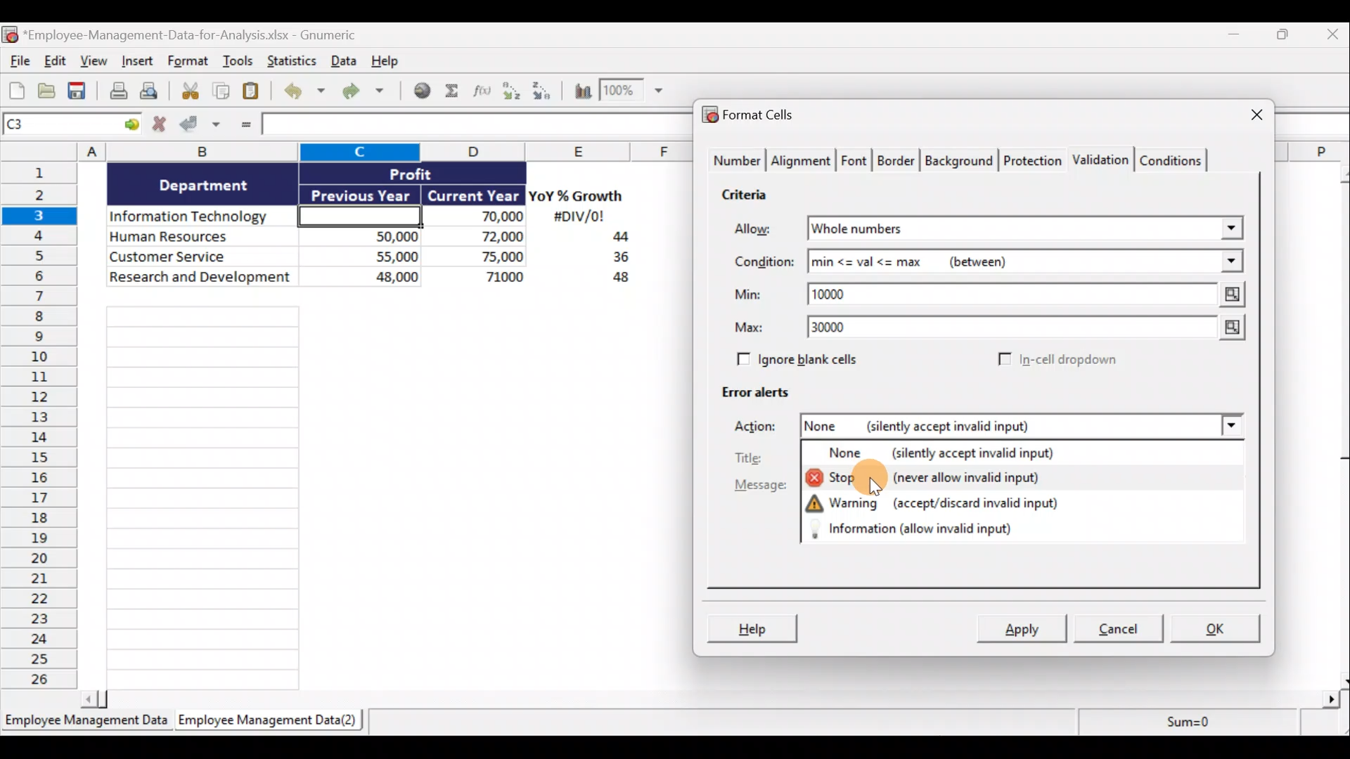 The height and width of the screenshot is (759, 1350). What do you see at coordinates (116, 92) in the screenshot?
I see `Print current file` at bounding box center [116, 92].